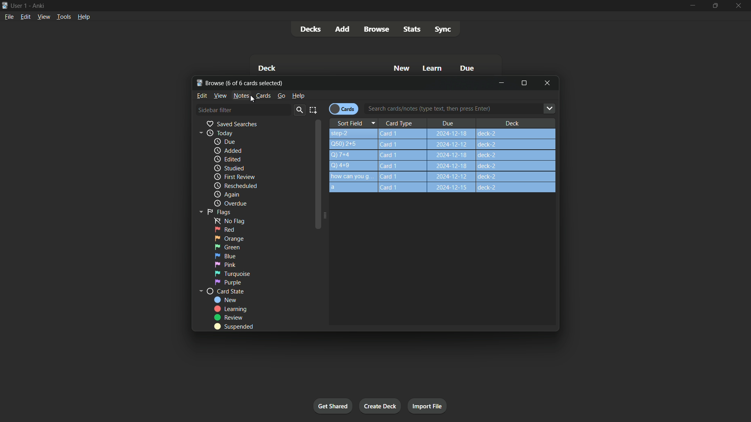  What do you see at coordinates (356, 122) in the screenshot?
I see `Sort Field` at bounding box center [356, 122].